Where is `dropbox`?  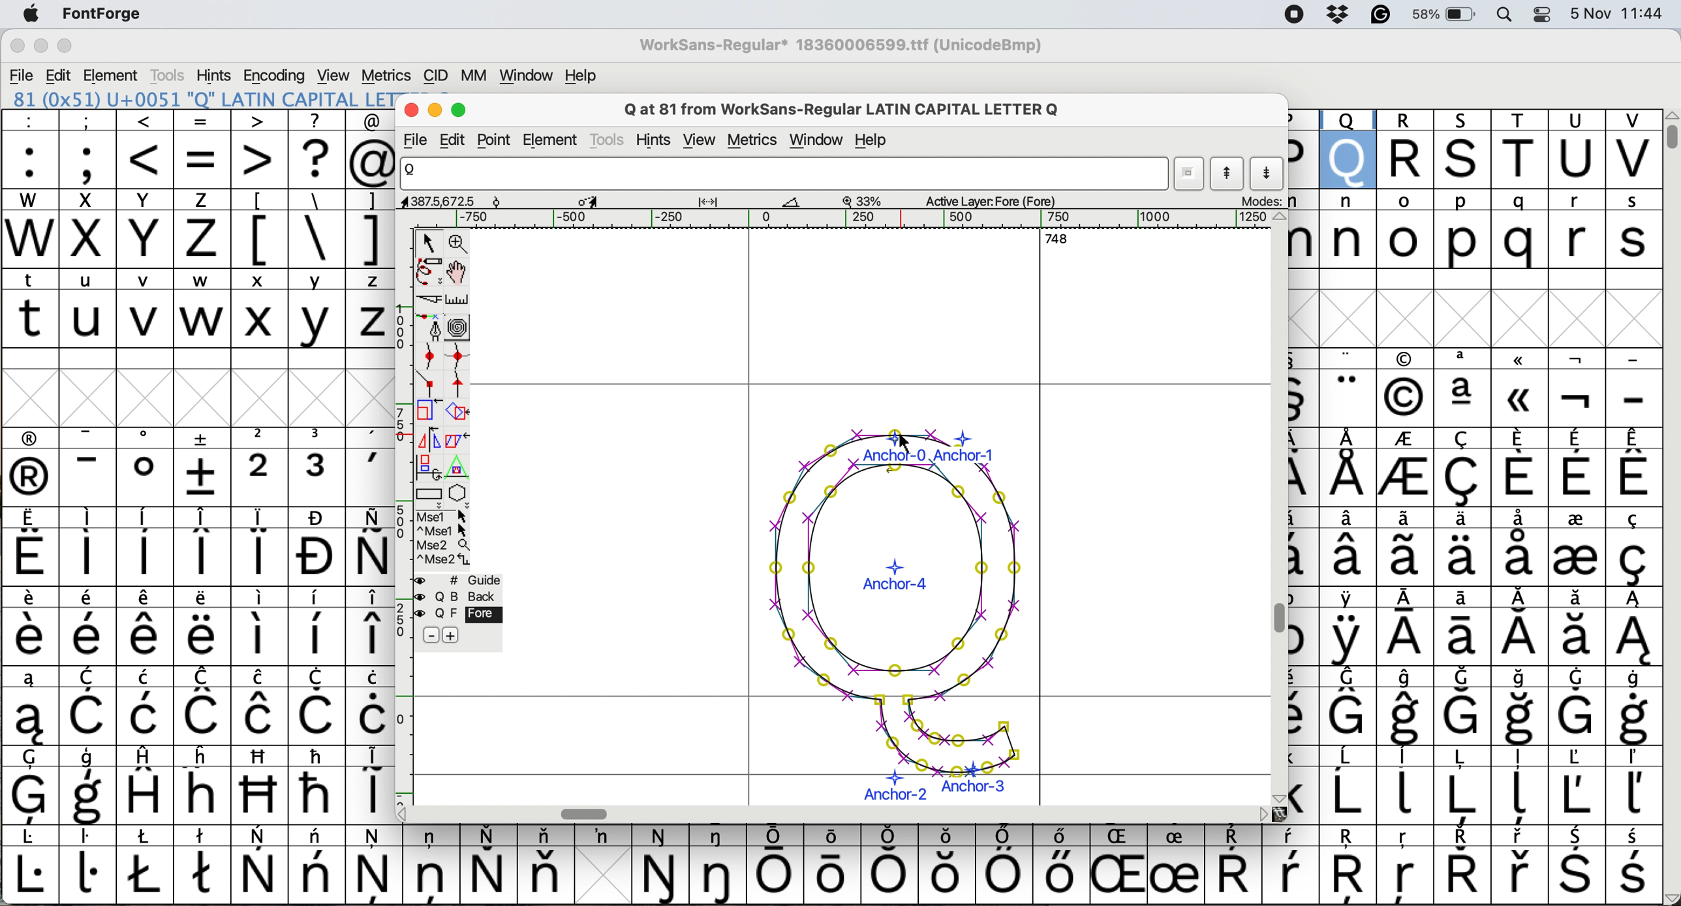 dropbox is located at coordinates (1340, 16).